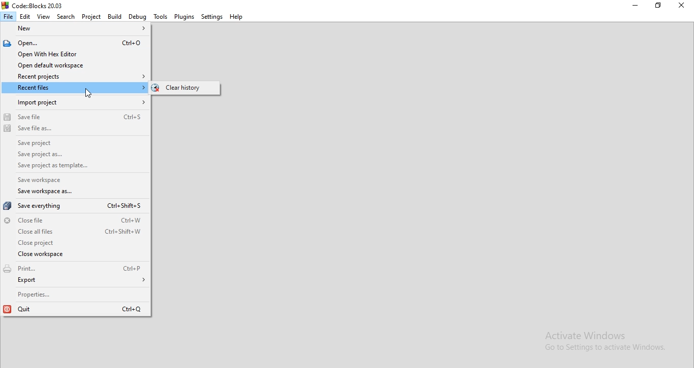  Describe the element at coordinates (72, 55) in the screenshot. I see `Open with Hex Editor` at that location.